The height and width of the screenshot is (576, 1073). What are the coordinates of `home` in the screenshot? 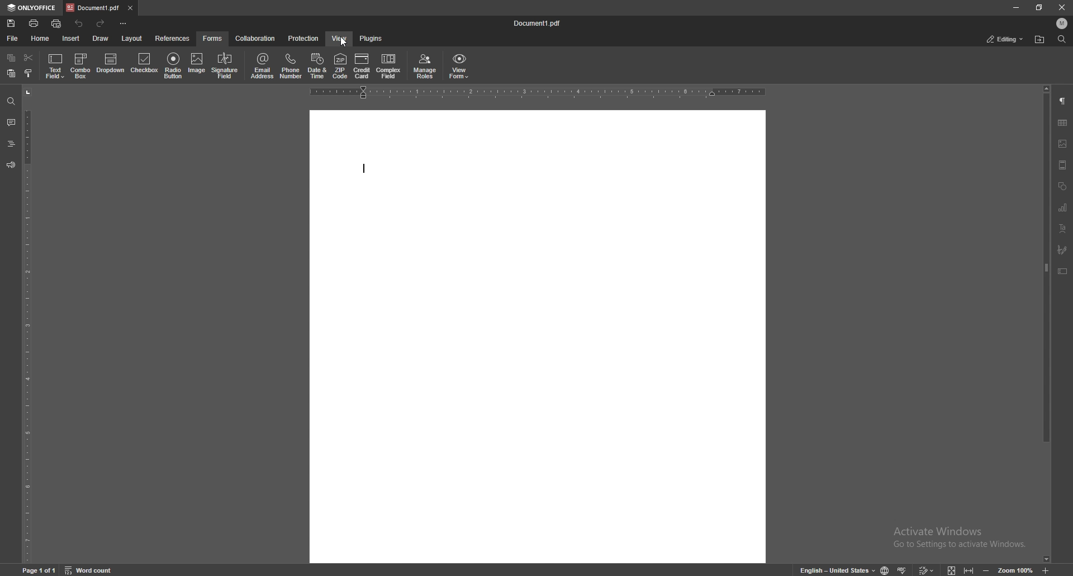 It's located at (41, 39).